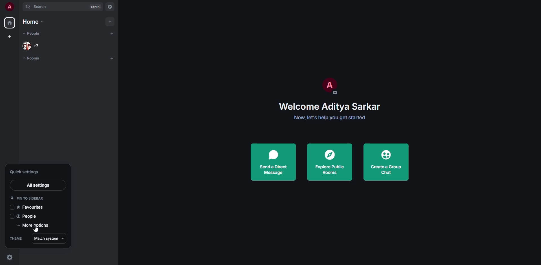  Describe the element at coordinates (331, 162) in the screenshot. I see `explore public rooms` at that location.